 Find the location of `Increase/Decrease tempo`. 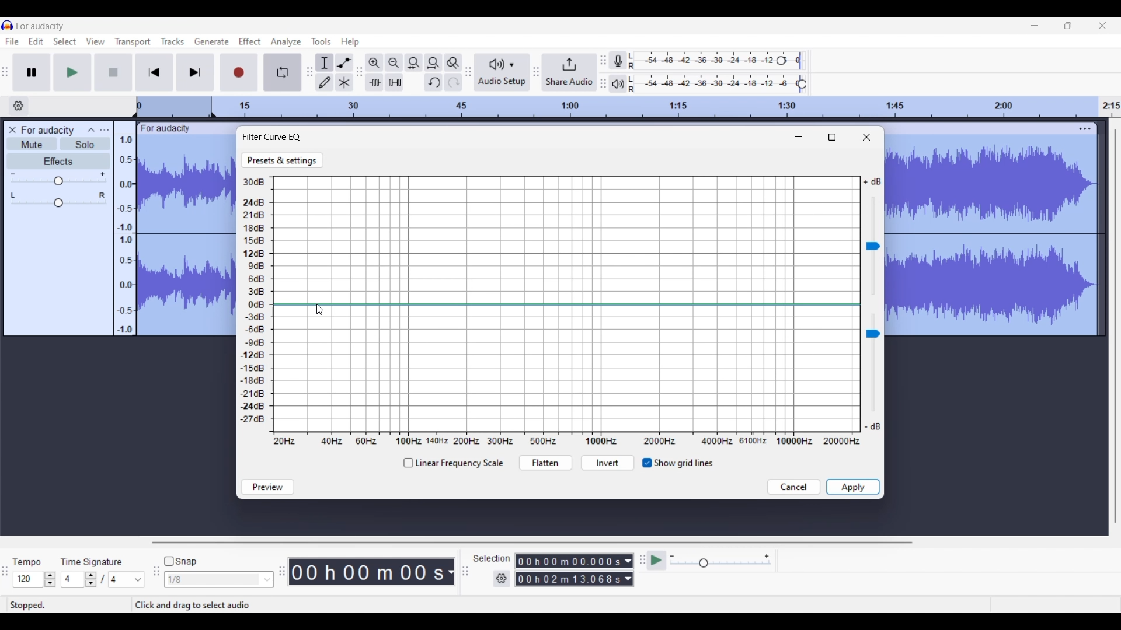

Increase/Decrease tempo is located at coordinates (50, 579).